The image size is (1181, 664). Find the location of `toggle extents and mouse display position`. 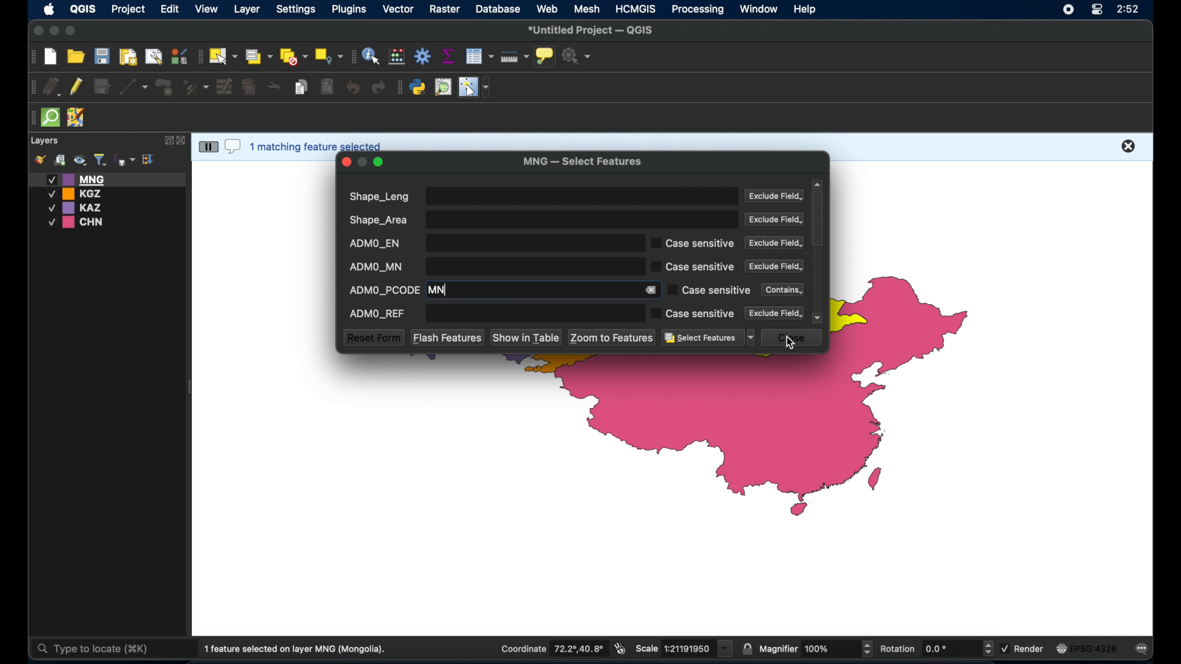

toggle extents and mouse display position is located at coordinates (621, 649).